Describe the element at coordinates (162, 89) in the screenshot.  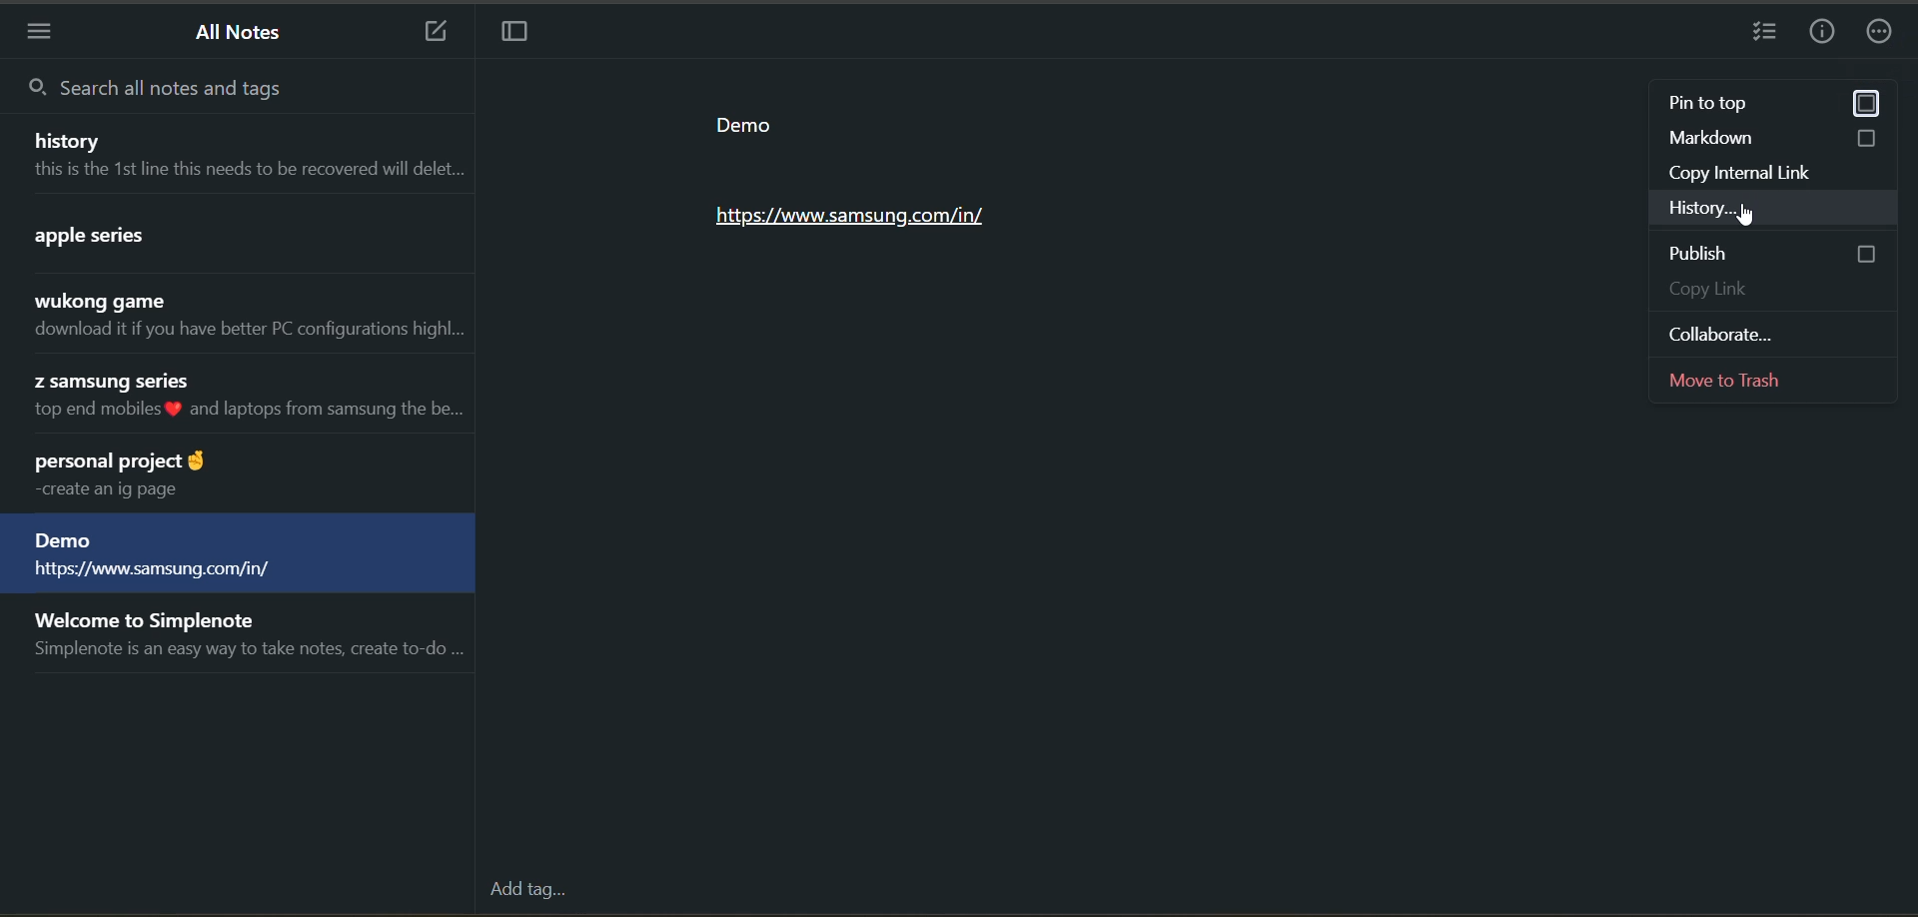
I see `search all notes and tags` at that location.